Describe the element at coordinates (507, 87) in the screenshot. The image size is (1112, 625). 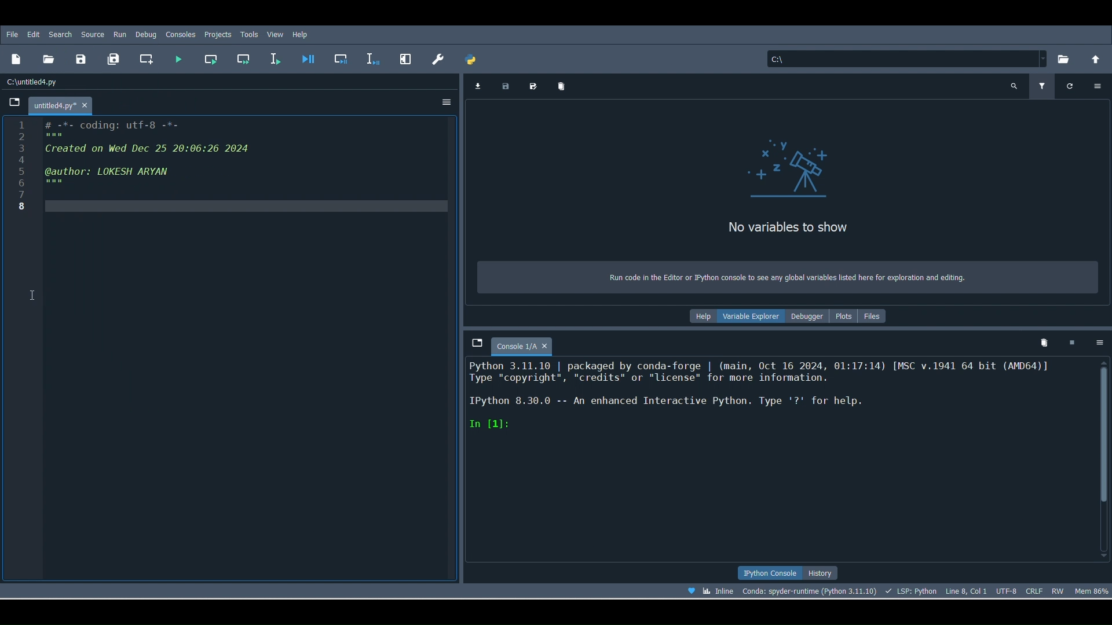
I see `Save data` at that location.